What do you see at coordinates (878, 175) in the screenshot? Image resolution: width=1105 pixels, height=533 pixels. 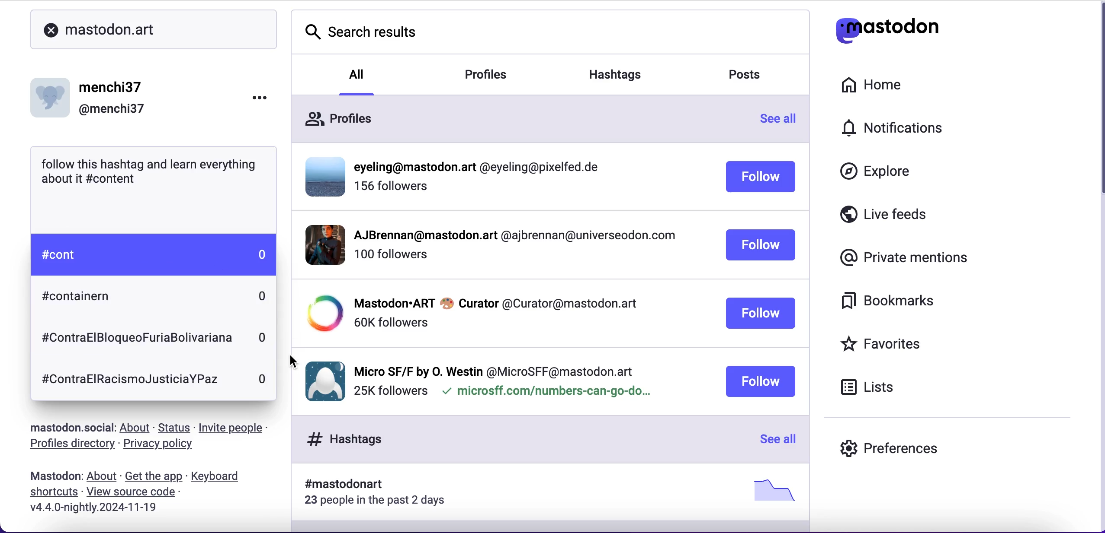 I see `explore` at bounding box center [878, 175].